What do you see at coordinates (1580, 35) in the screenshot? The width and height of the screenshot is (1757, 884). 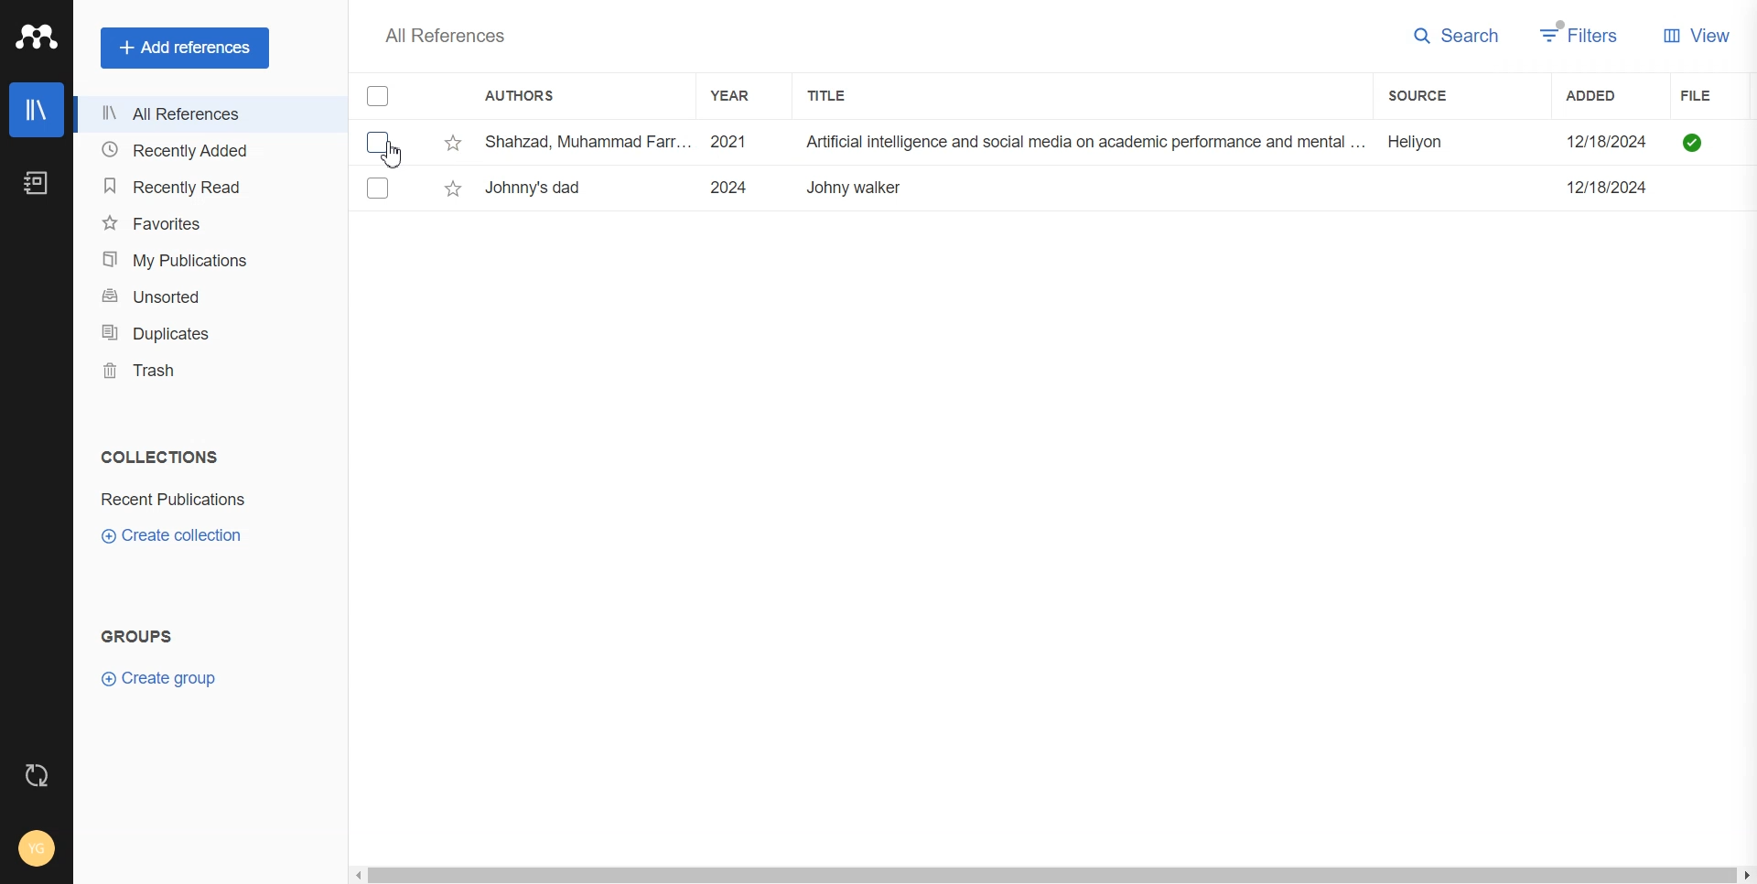 I see `Filters` at bounding box center [1580, 35].